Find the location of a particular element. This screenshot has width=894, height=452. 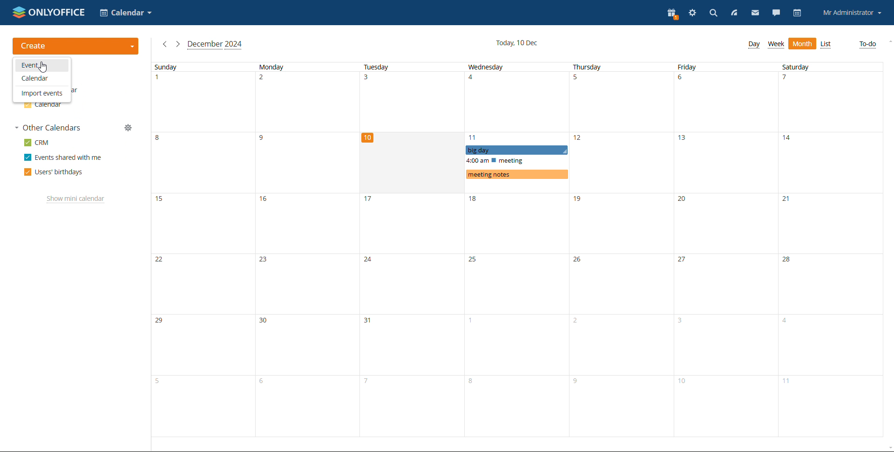

calendar is located at coordinates (43, 107).